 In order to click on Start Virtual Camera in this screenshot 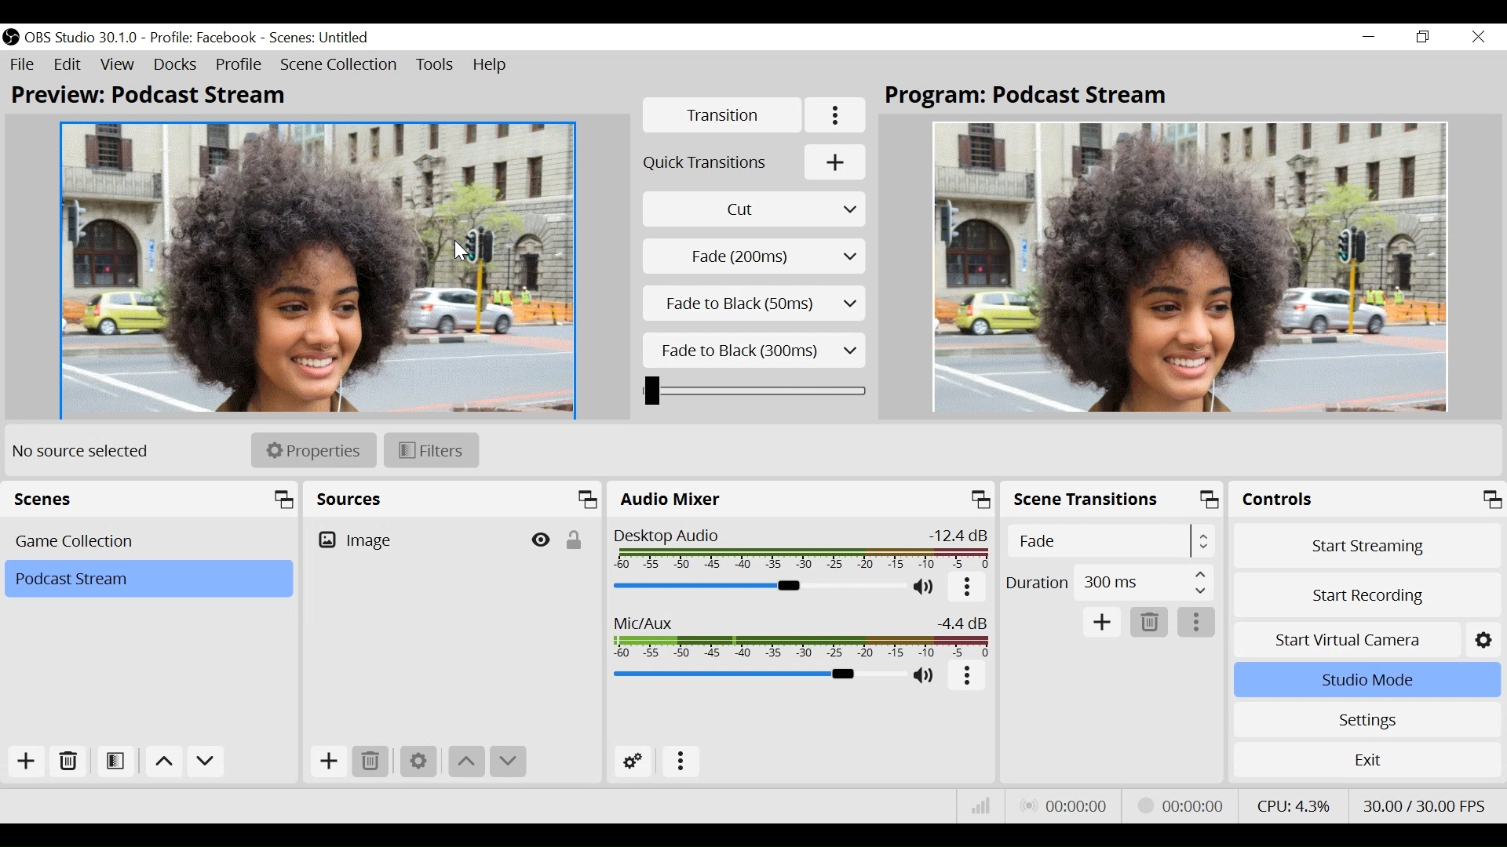, I will do `click(1364, 639)`.